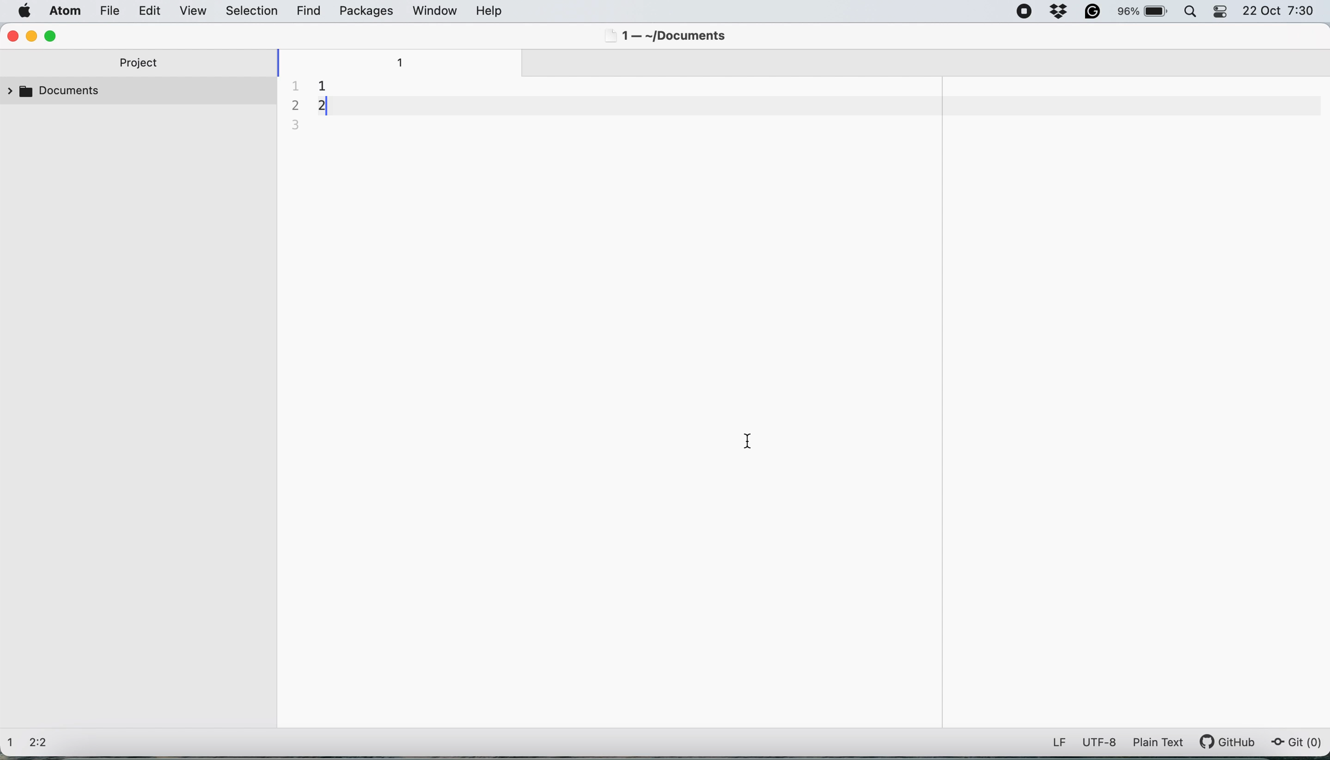 The height and width of the screenshot is (760, 1330). I want to click on 1, so click(403, 62).